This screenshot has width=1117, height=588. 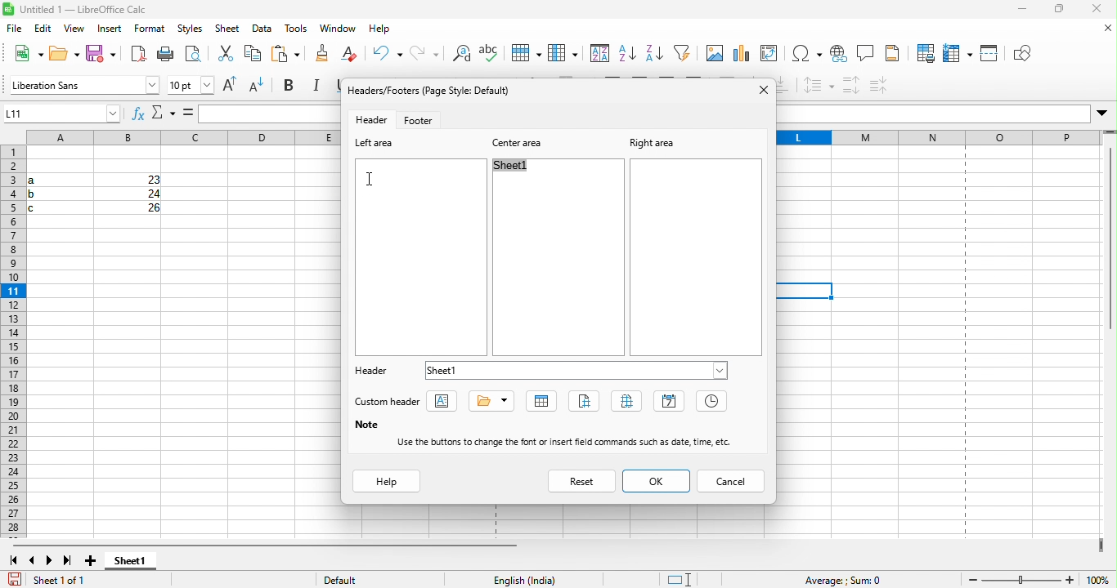 I want to click on sheet name, so click(x=539, y=400).